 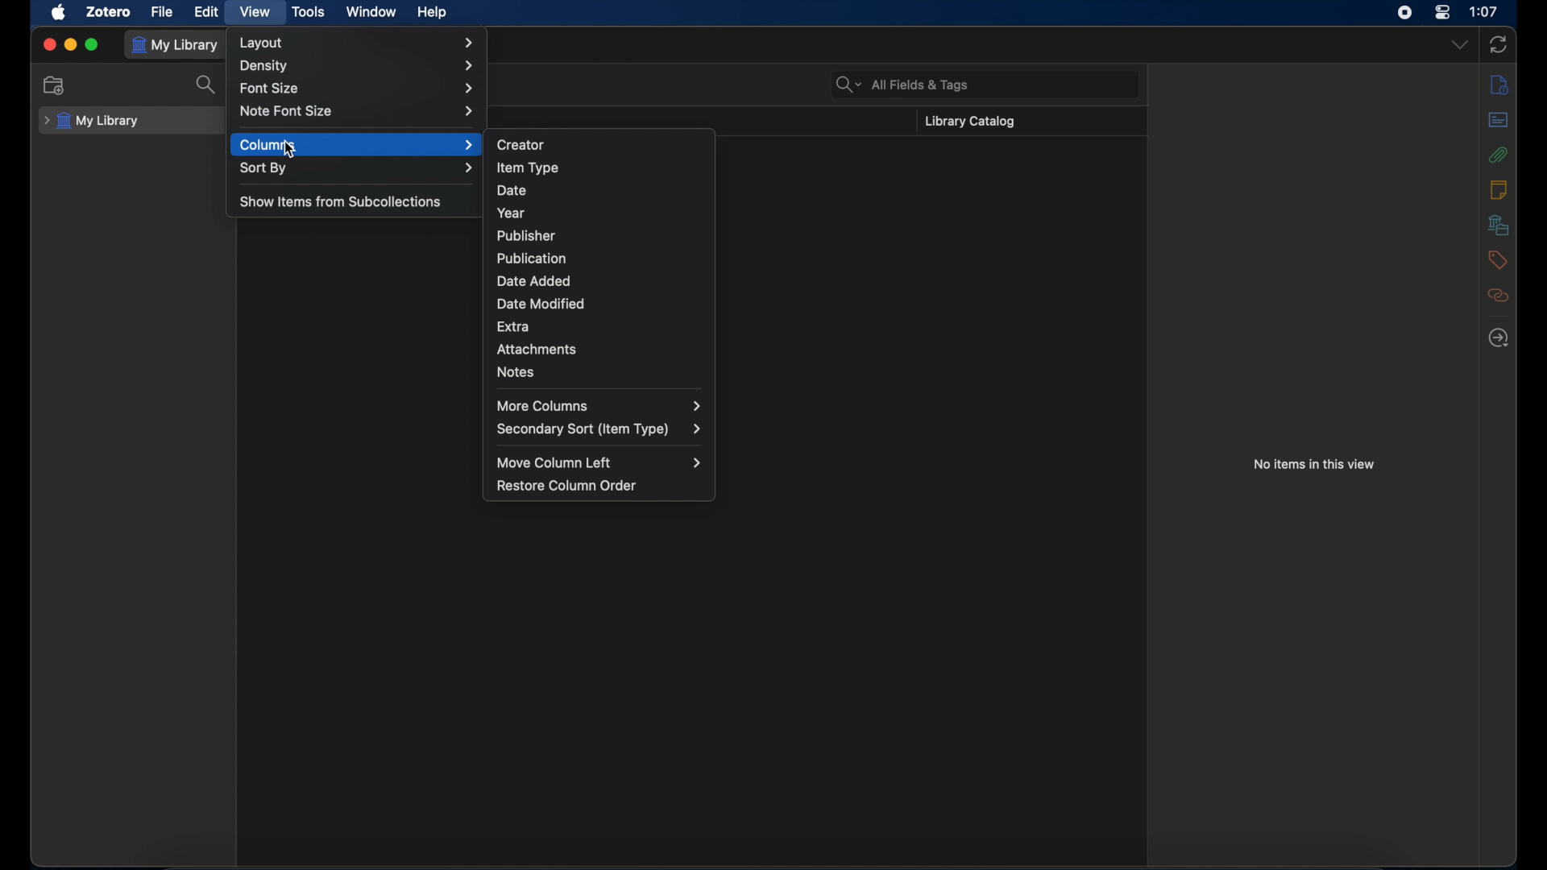 I want to click on tags, so click(x=1497, y=259).